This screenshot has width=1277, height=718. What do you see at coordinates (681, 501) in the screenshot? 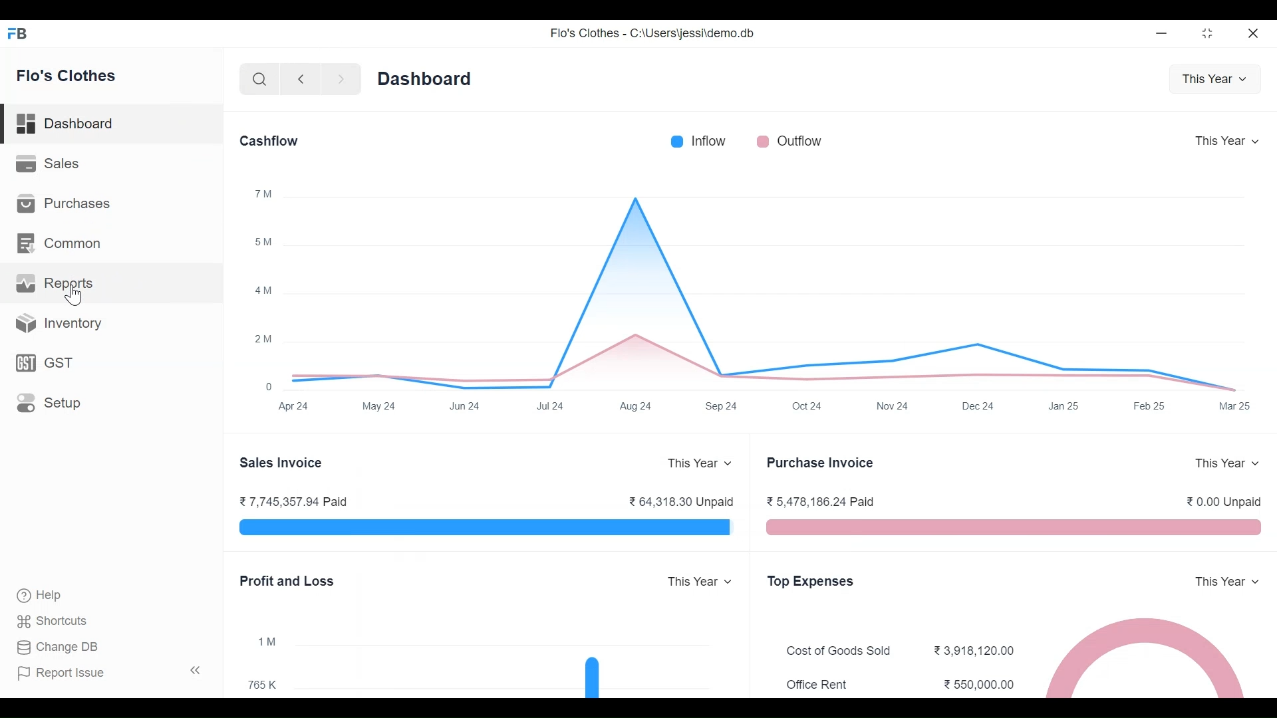
I see ` 64,318.30 Unpaid` at bounding box center [681, 501].